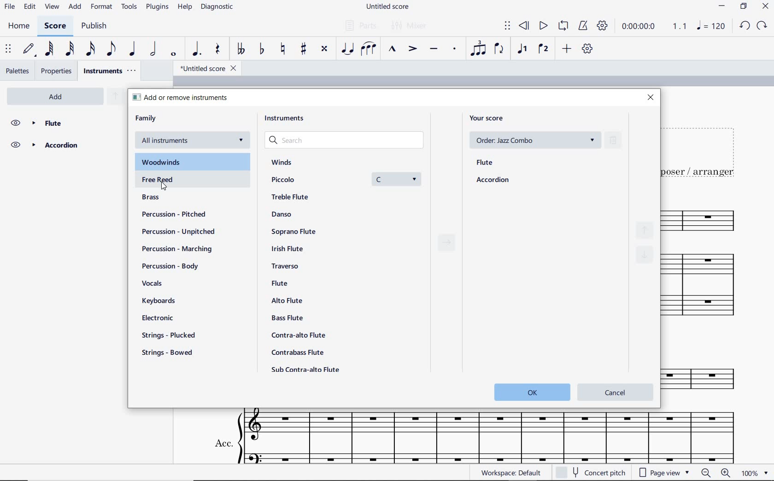 The image size is (774, 481). What do you see at coordinates (158, 7) in the screenshot?
I see `PLUGINS` at bounding box center [158, 7].